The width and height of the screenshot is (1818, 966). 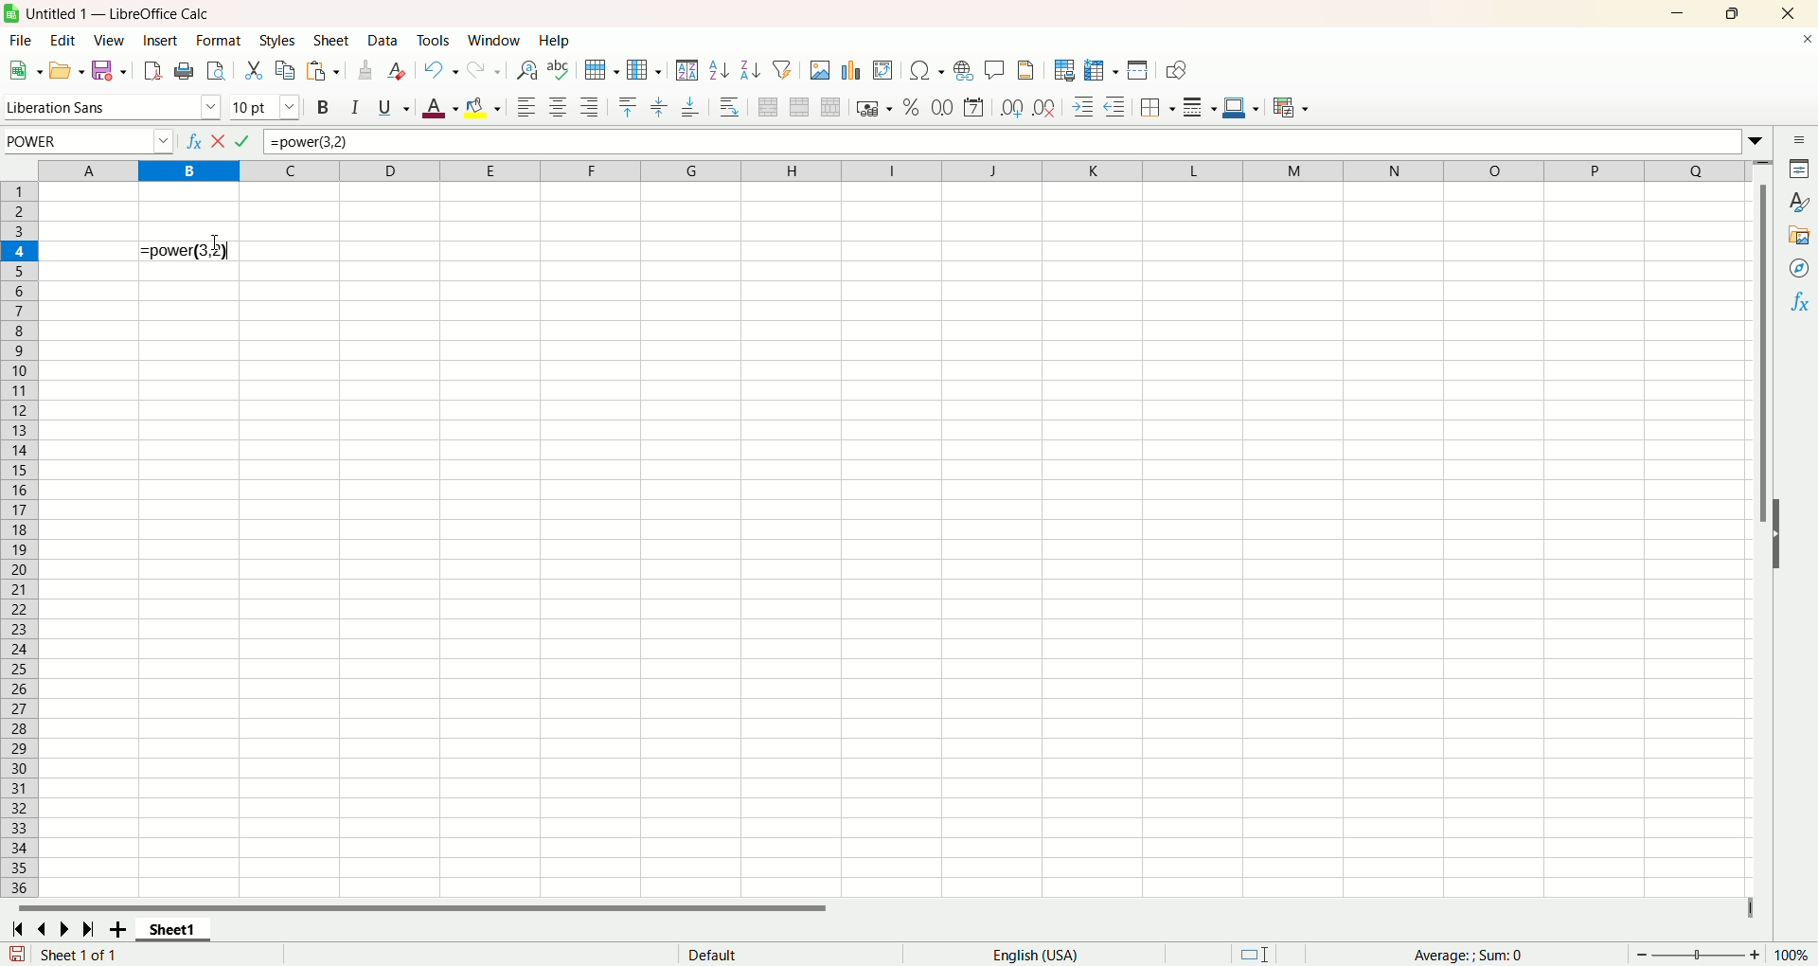 I want to click on autofilter, so click(x=787, y=70).